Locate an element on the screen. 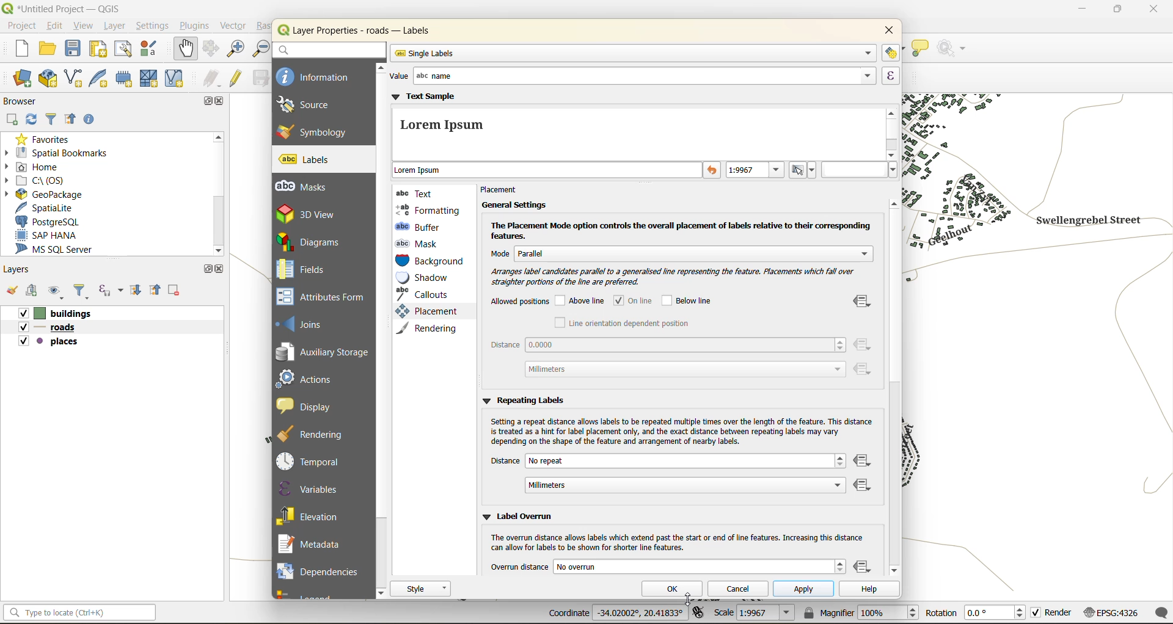 This screenshot has width=1173, height=624. preview text at specific map scale is located at coordinates (756, 172).